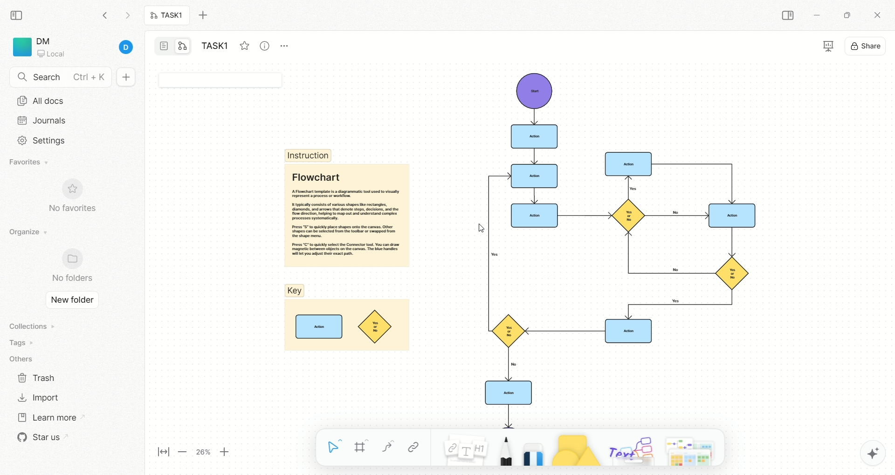 This screenshot has width=895, height=475. What do you see at coordinates (44, 120) in the screenshot?
I see `journals` at bounding box center [44, 120].